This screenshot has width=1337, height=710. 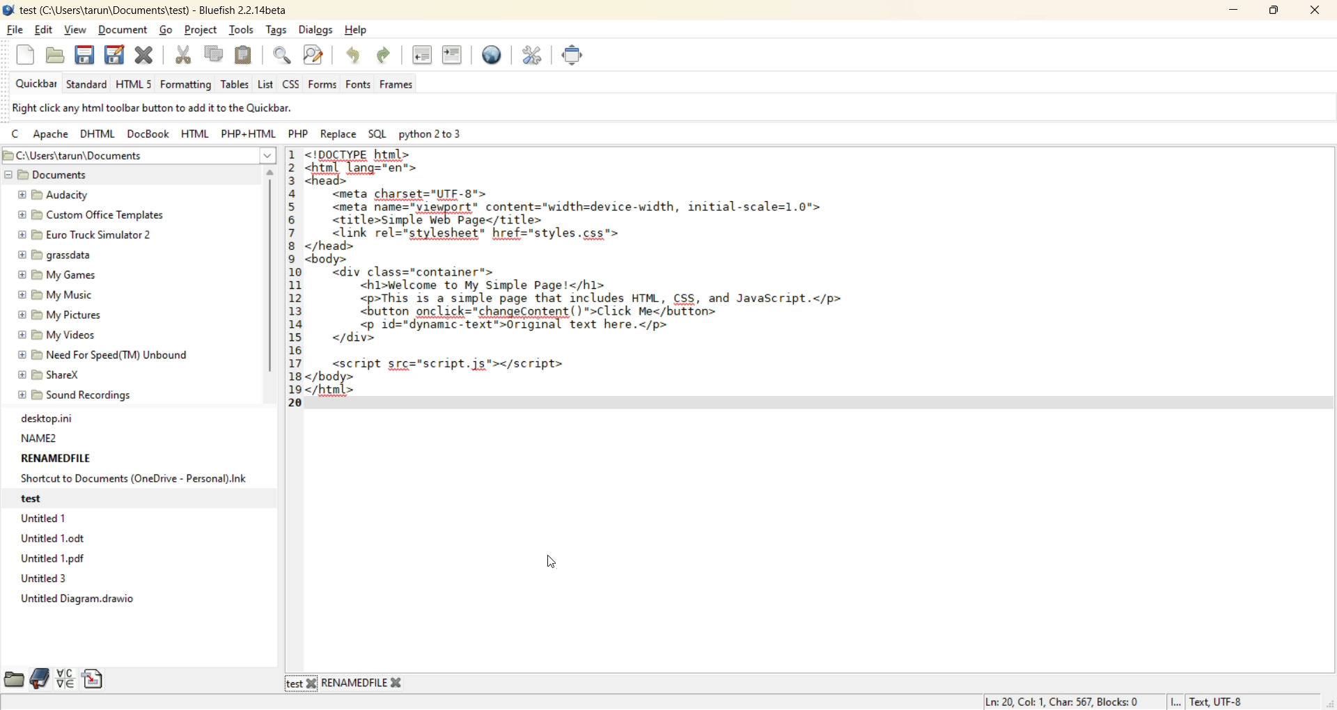 I want to click on Euro Truck Simulator 2, so click(x=84, y=232).